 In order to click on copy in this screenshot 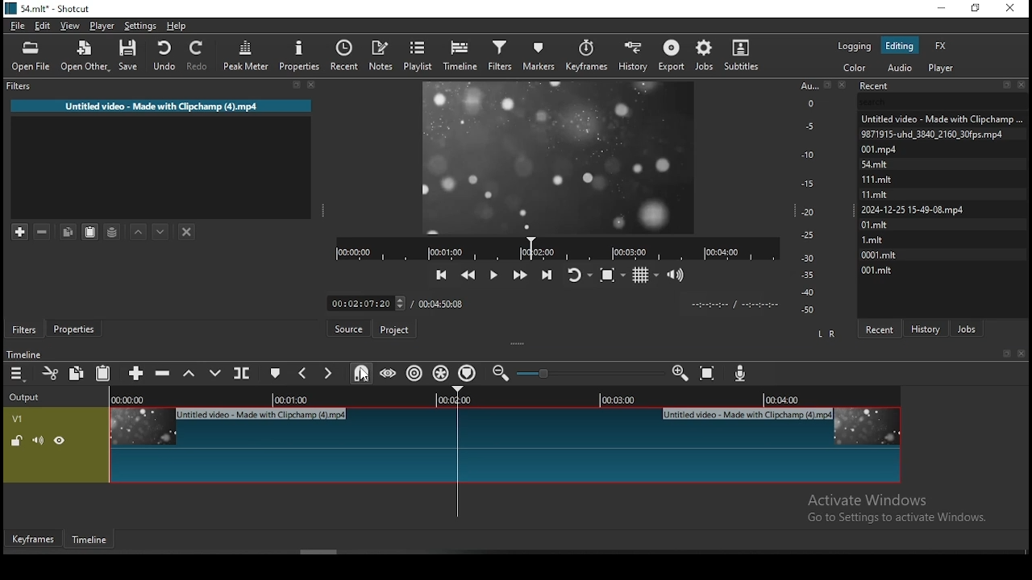, I will do `click(78, 372)`.